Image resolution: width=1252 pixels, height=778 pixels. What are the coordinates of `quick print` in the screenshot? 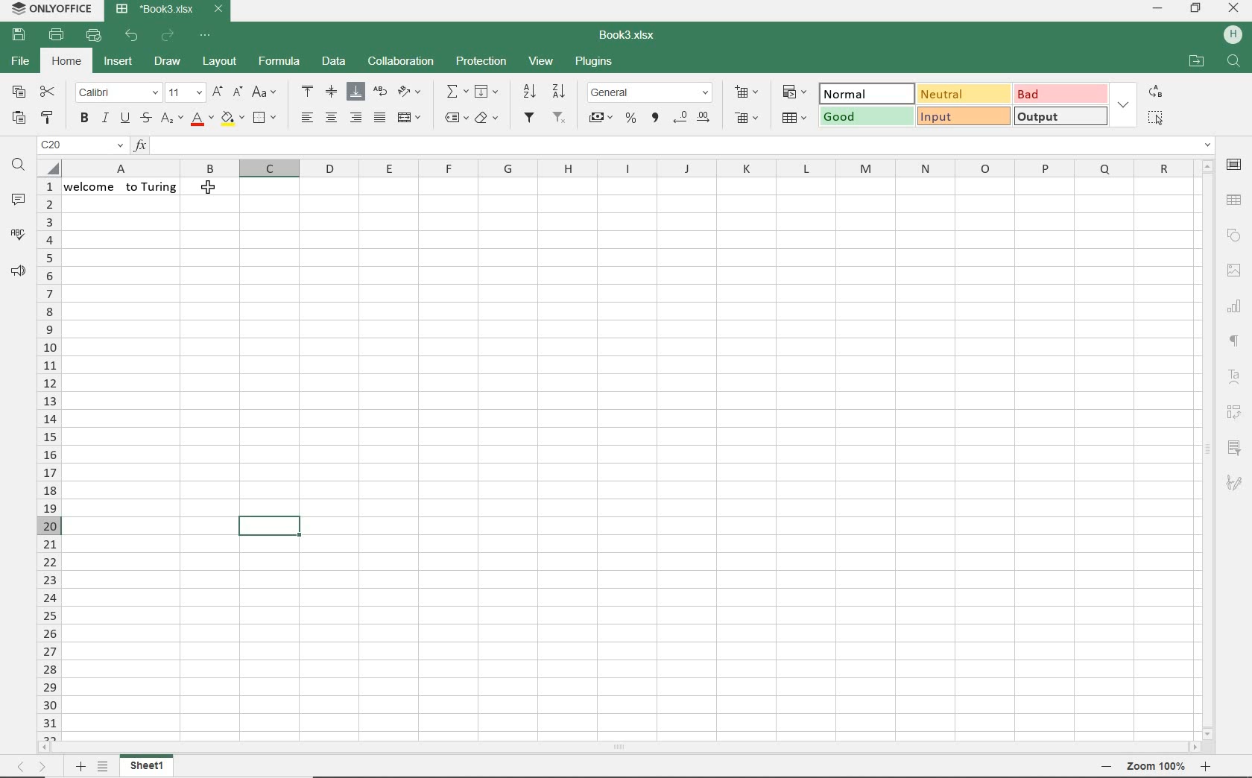 It's located at (95, 36).